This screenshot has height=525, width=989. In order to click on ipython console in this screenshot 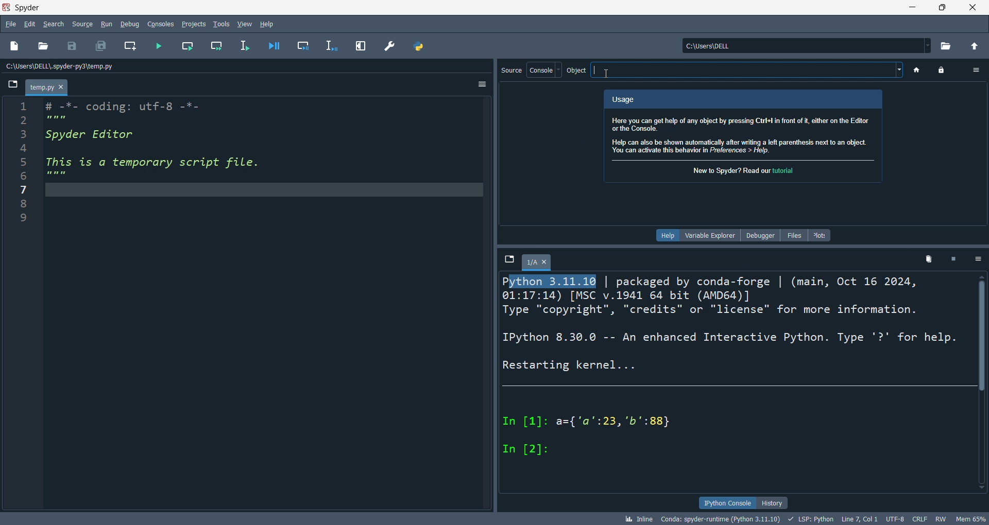, I will do `click(723, 502)`.